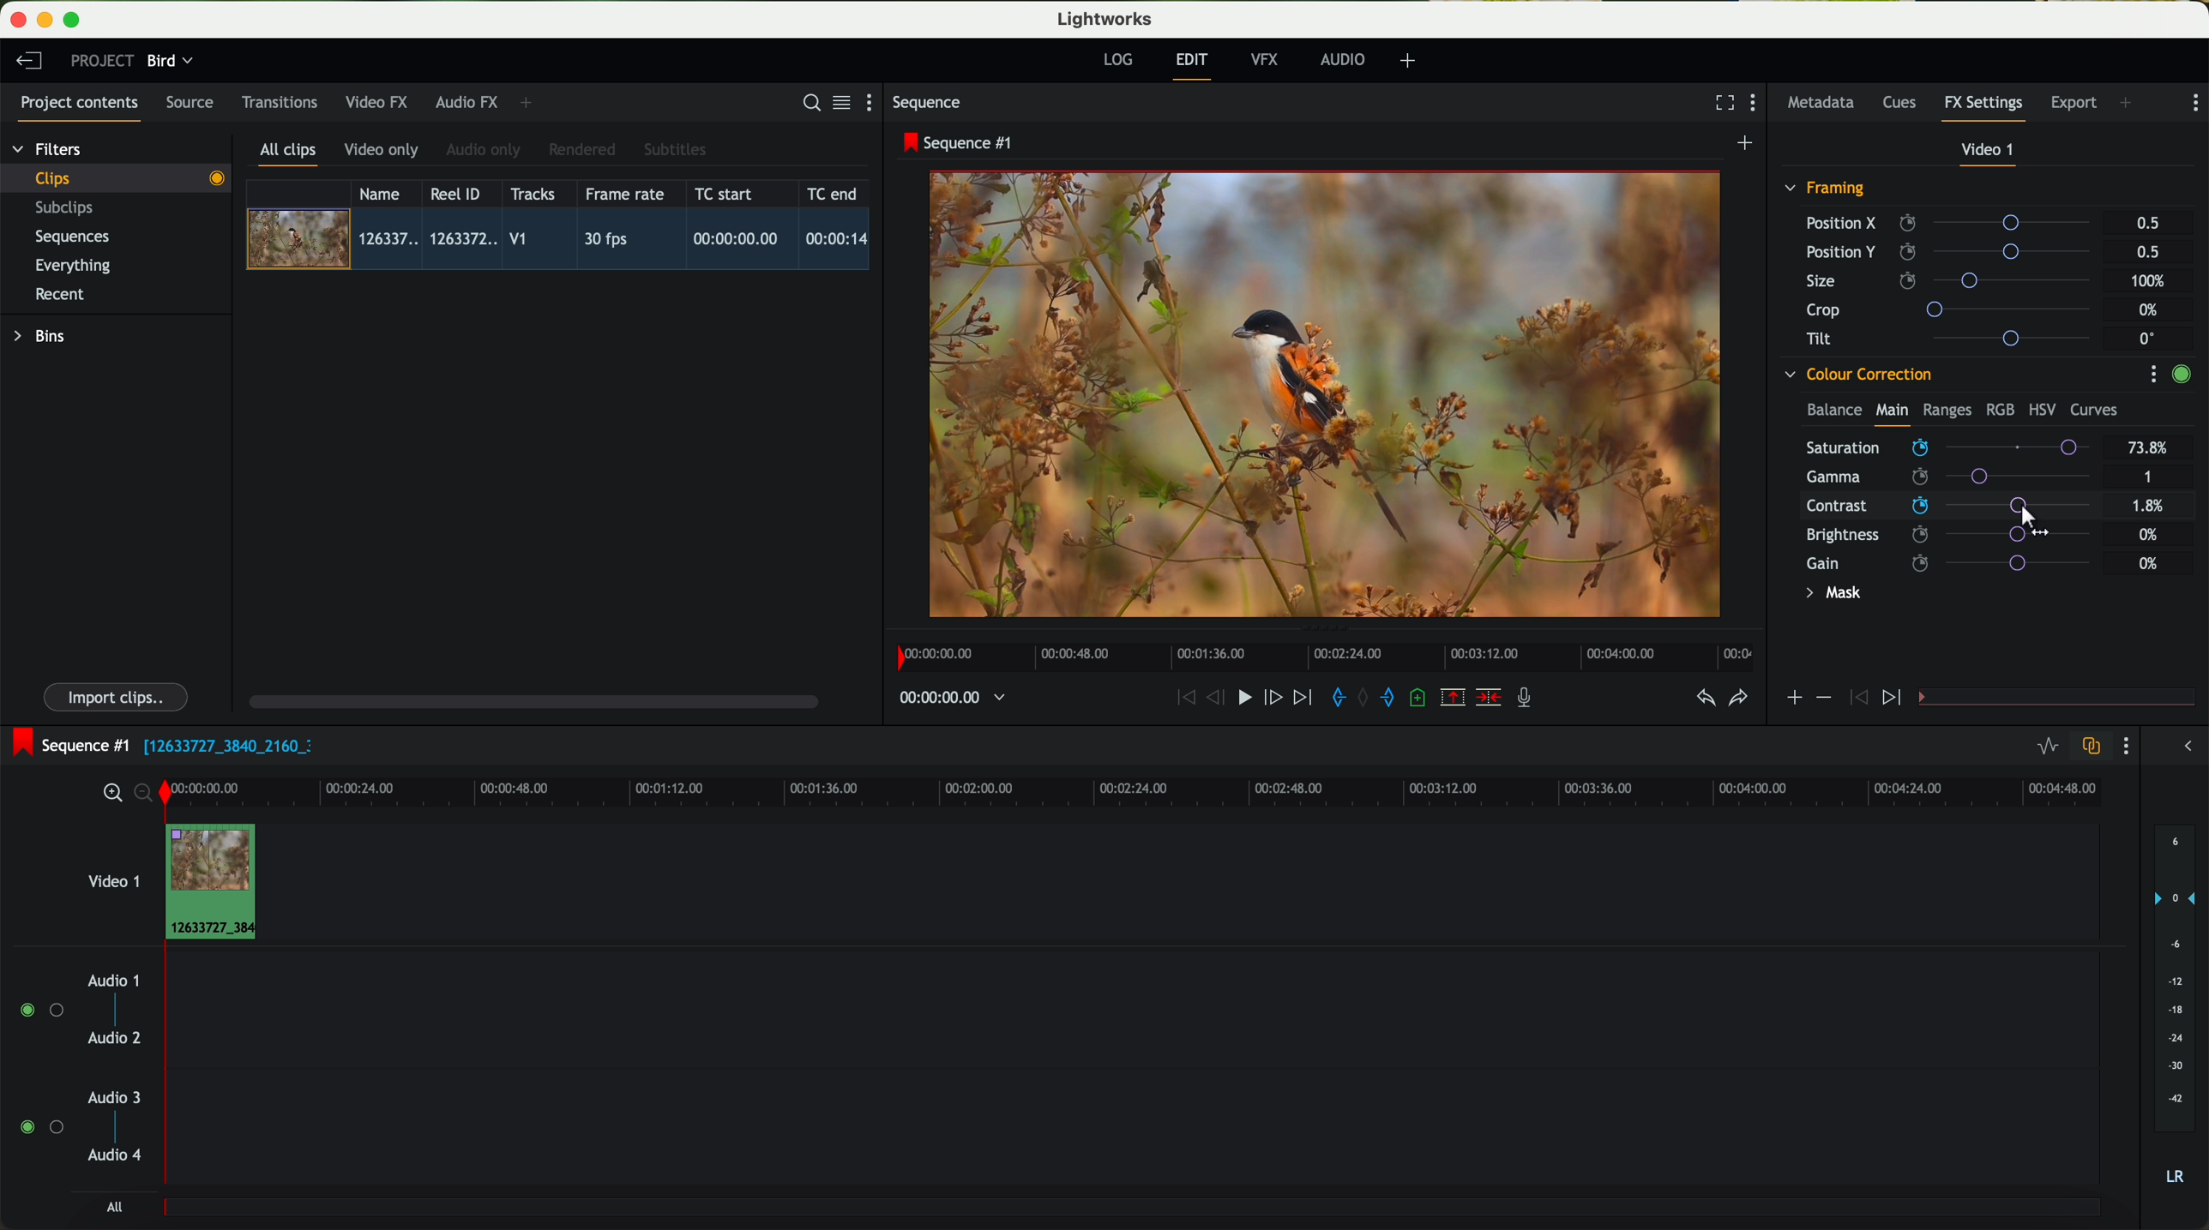 The image size is (2209, 1230). Describe the element at coordinates (1489, 698) in the screenshot. I see `delete/cut` at that location.